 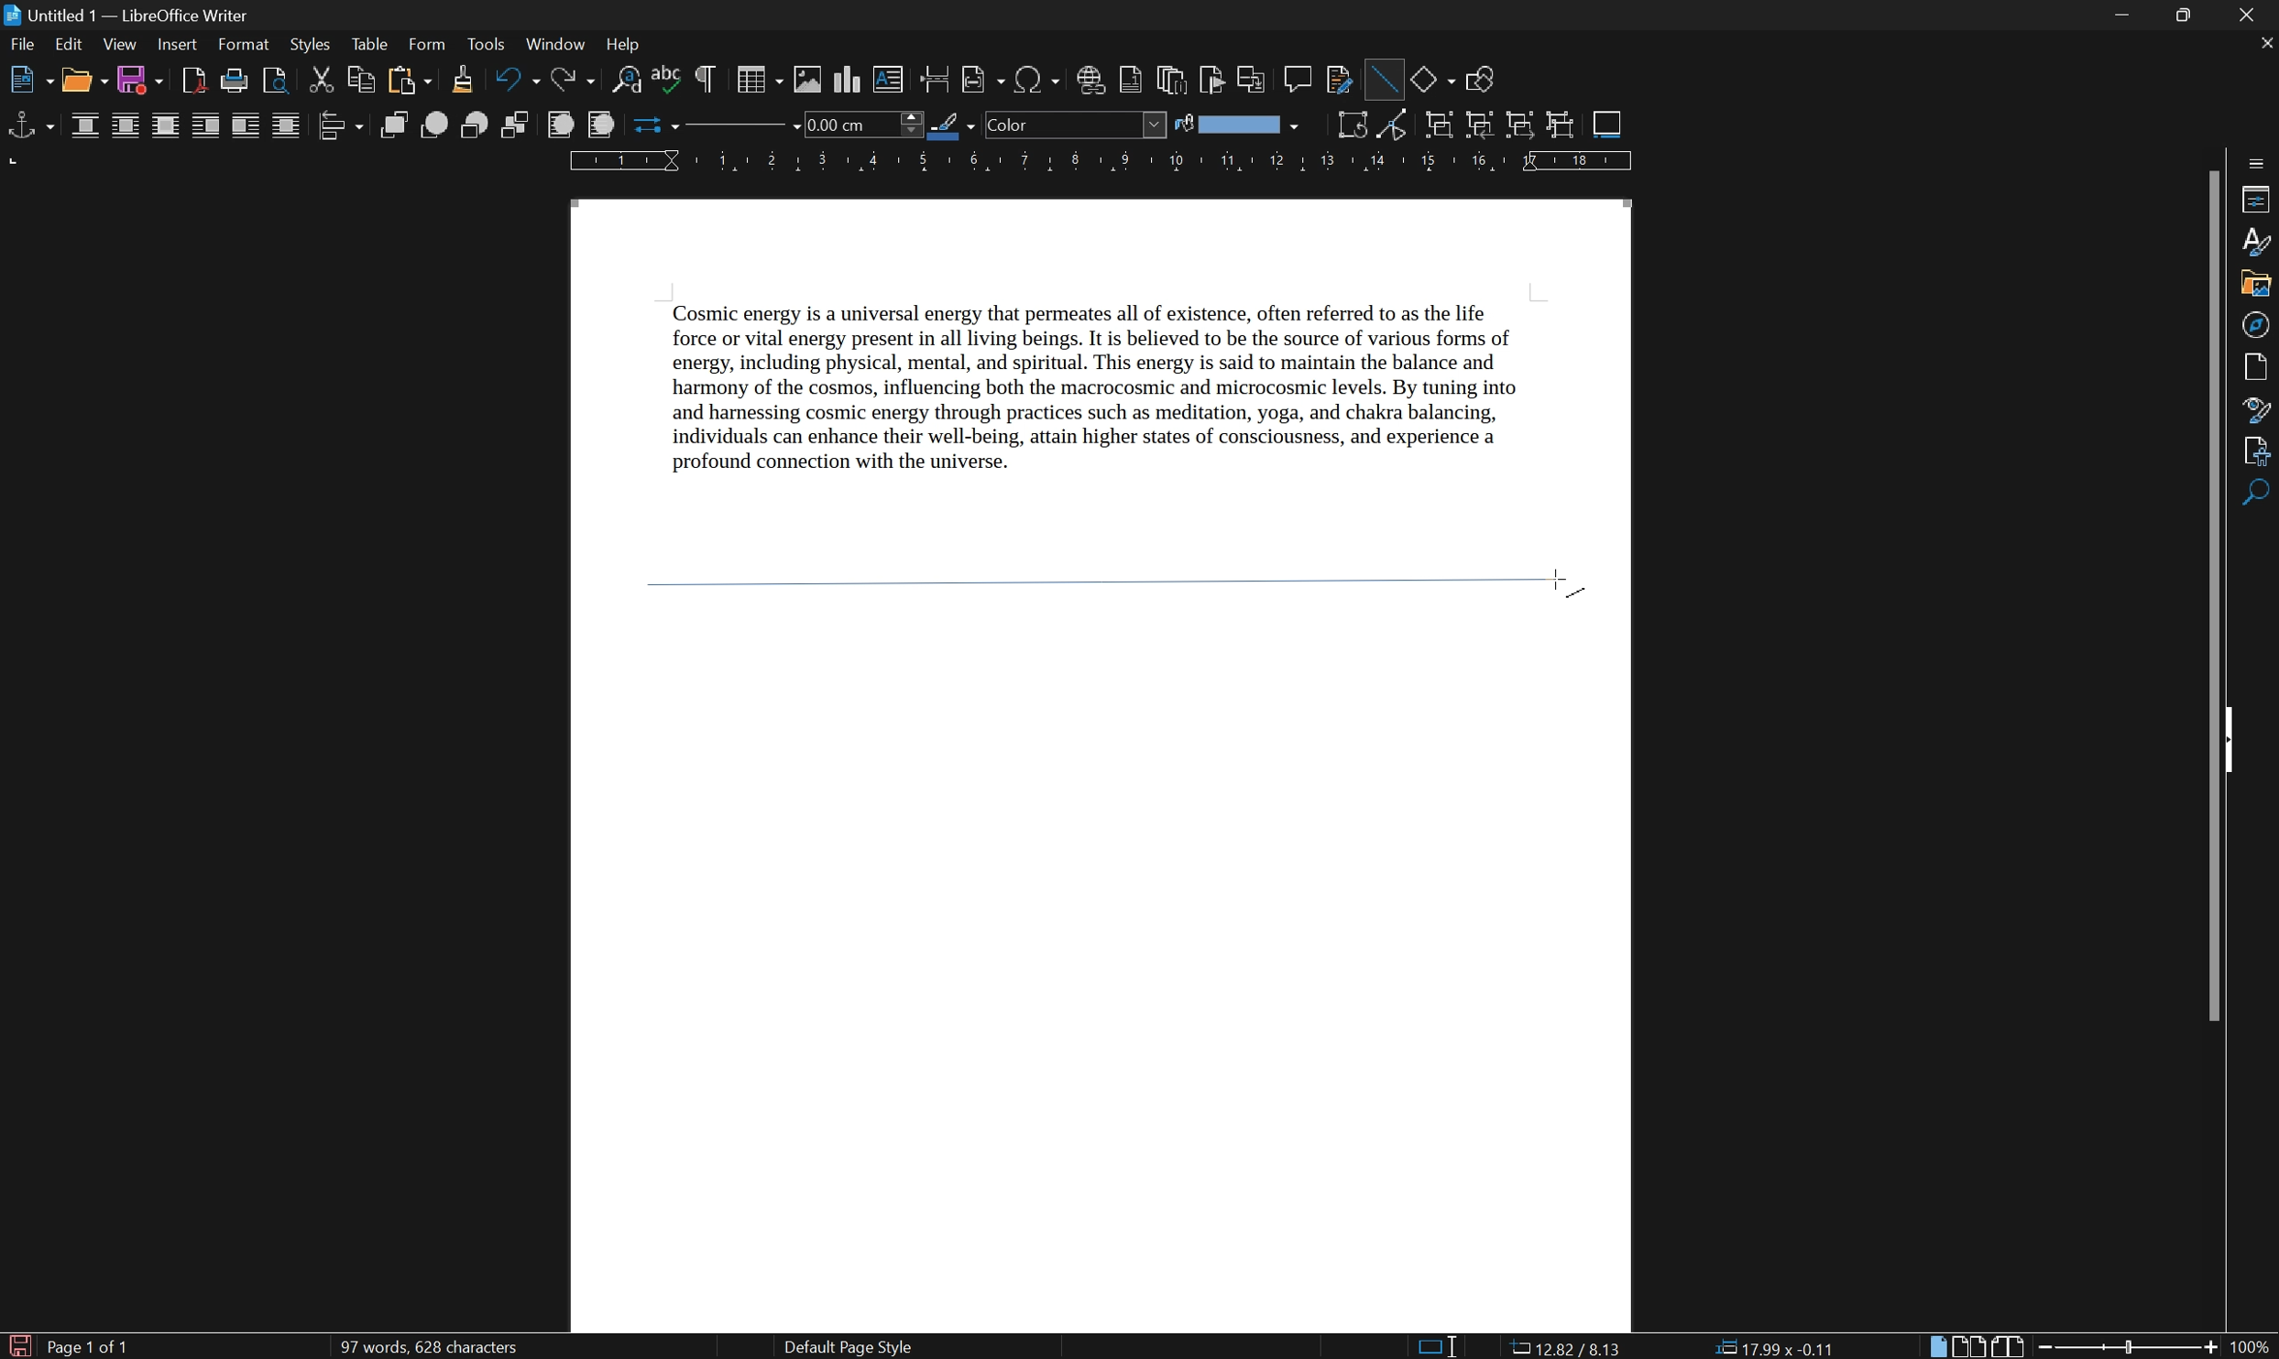 What do you see at coordinates (953, 125) in the screenshot?
I see `line color` at bounding box center [953, 125].